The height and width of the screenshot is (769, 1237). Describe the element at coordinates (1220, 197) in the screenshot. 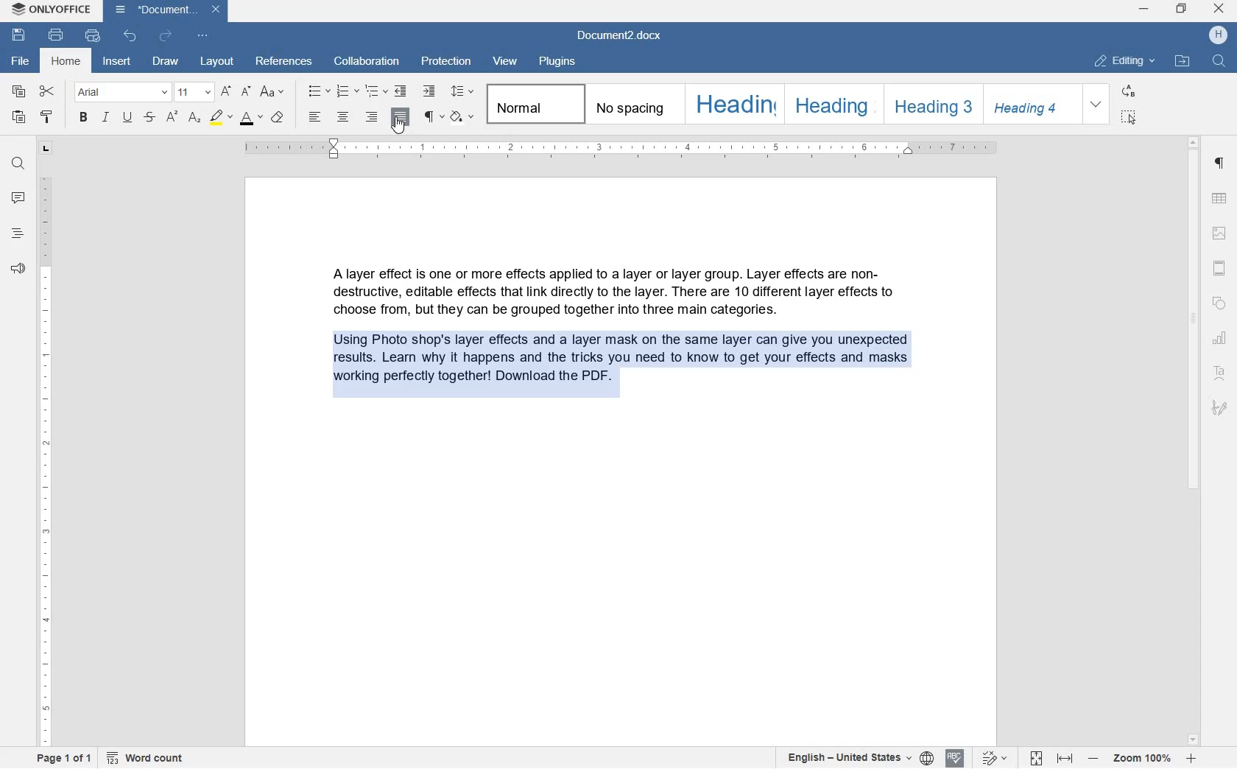

I see `TABLE` at that location.